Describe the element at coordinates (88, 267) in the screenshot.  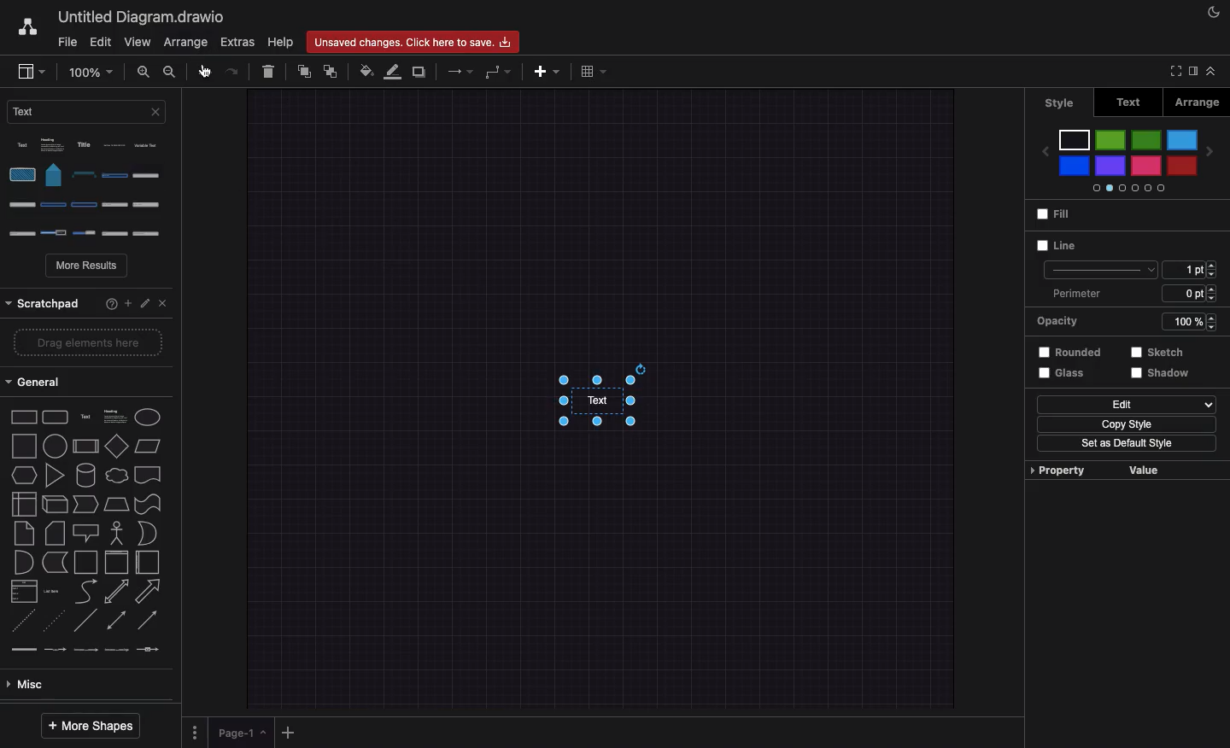
I see `More results` at that location.